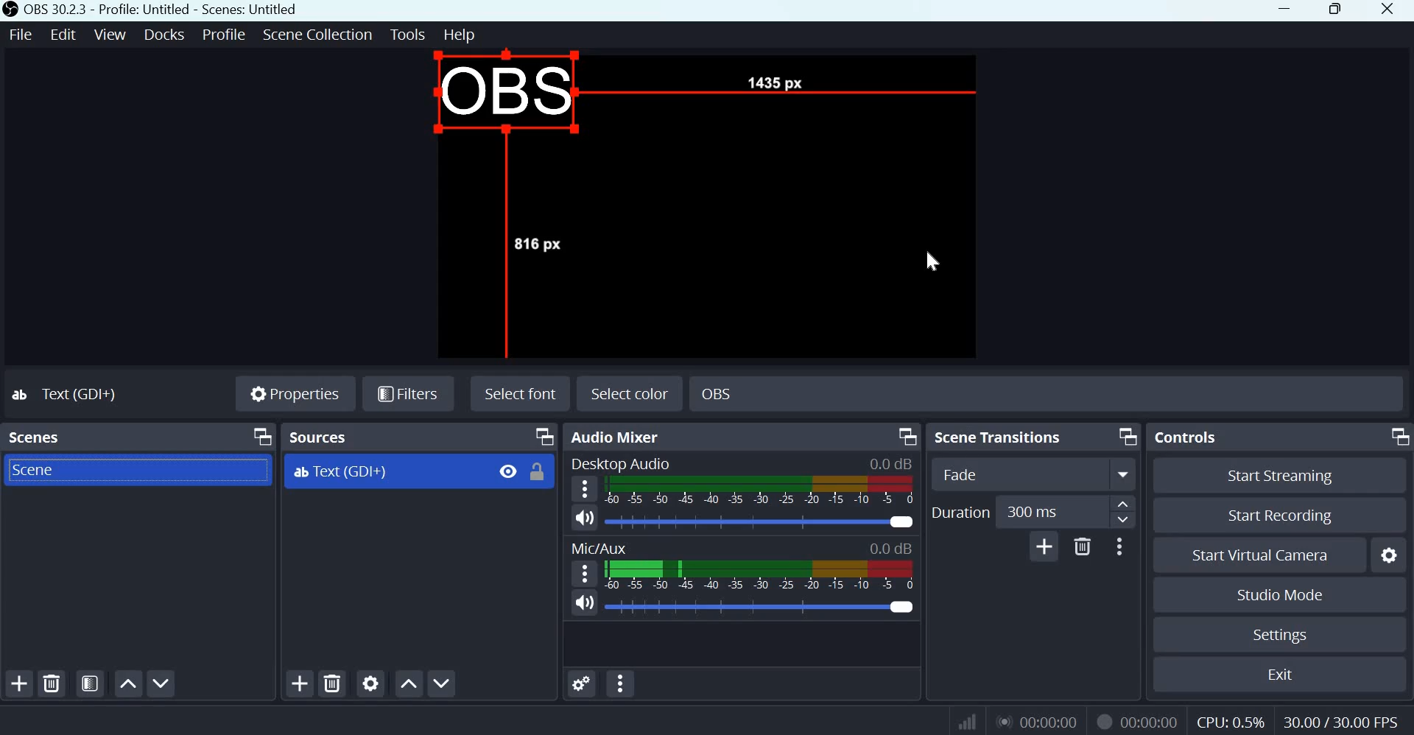 The width and height of the screenshot is (1414, 735). I want to click on Start recording, so click(1276, 516).